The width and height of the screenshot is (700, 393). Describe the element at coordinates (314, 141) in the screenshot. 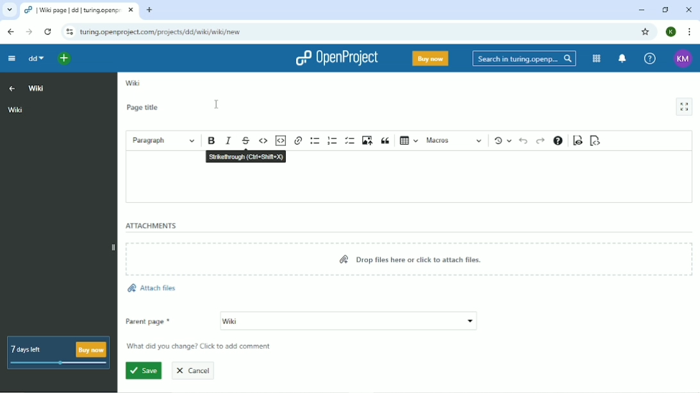

I see `Bulleted list` at that location.